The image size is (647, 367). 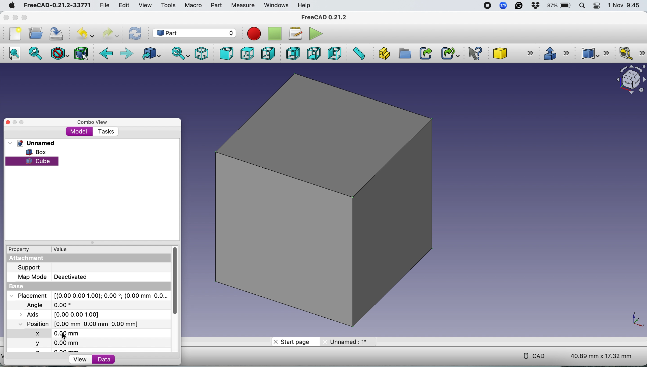 I want to click on Minimise, so click(x=15, y=123).